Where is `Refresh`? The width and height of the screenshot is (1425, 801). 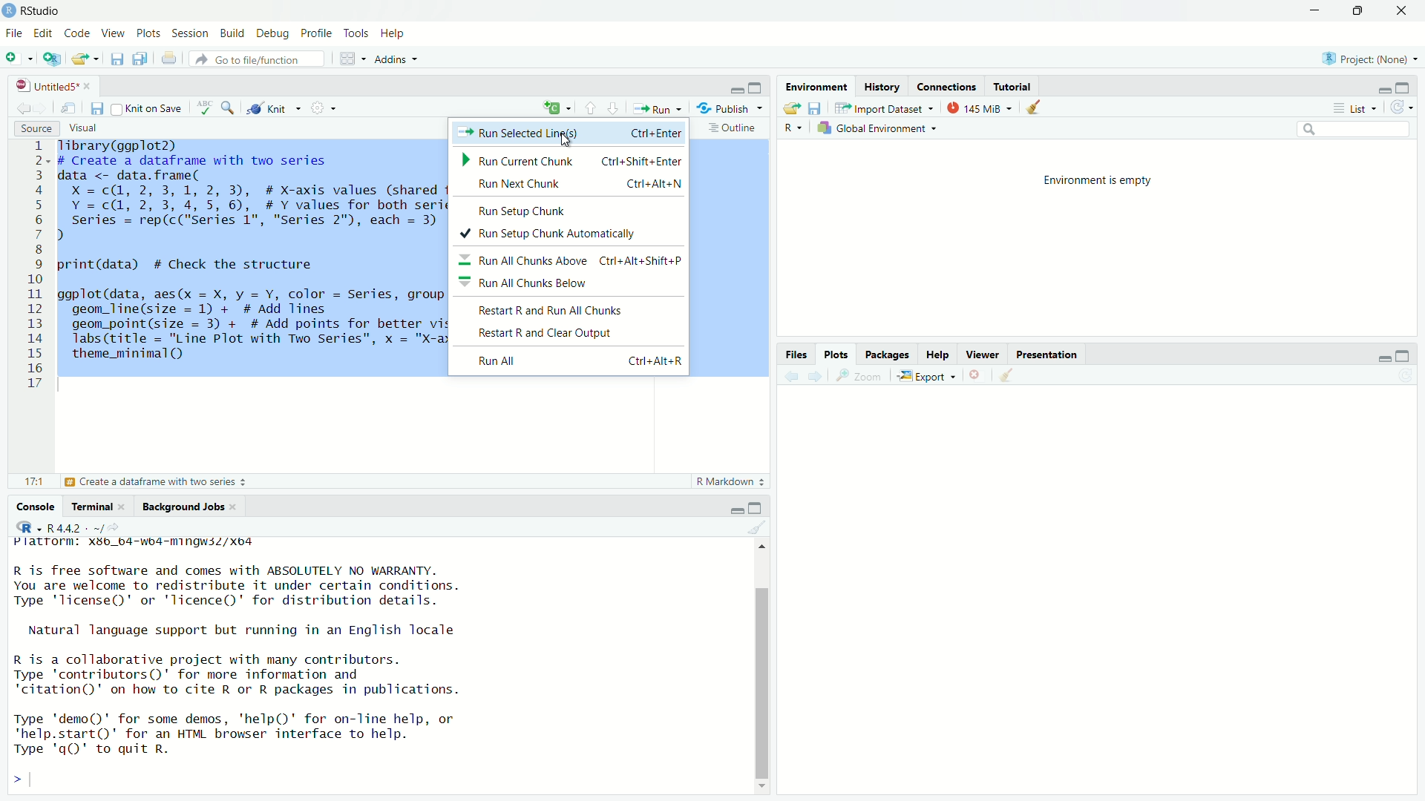 Refresh is located at coordinates (1404, 378).